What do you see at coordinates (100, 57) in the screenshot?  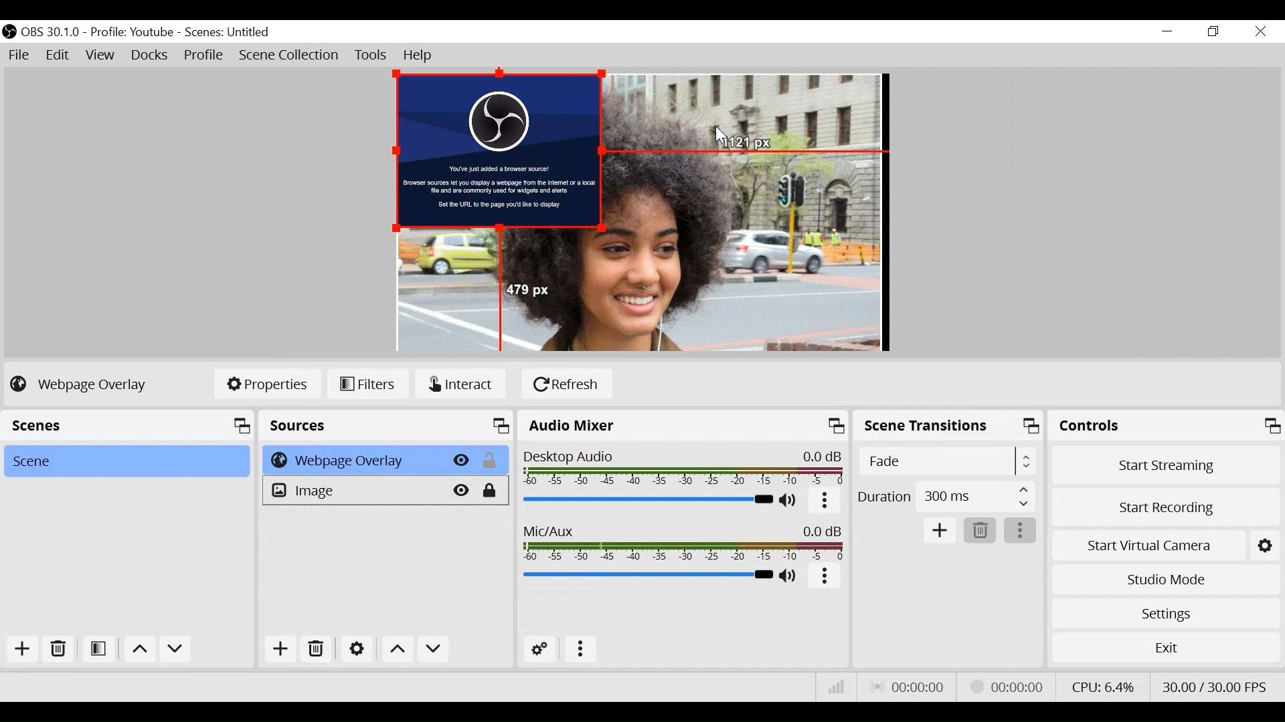 I see `View` at bounding box center [100, 57].